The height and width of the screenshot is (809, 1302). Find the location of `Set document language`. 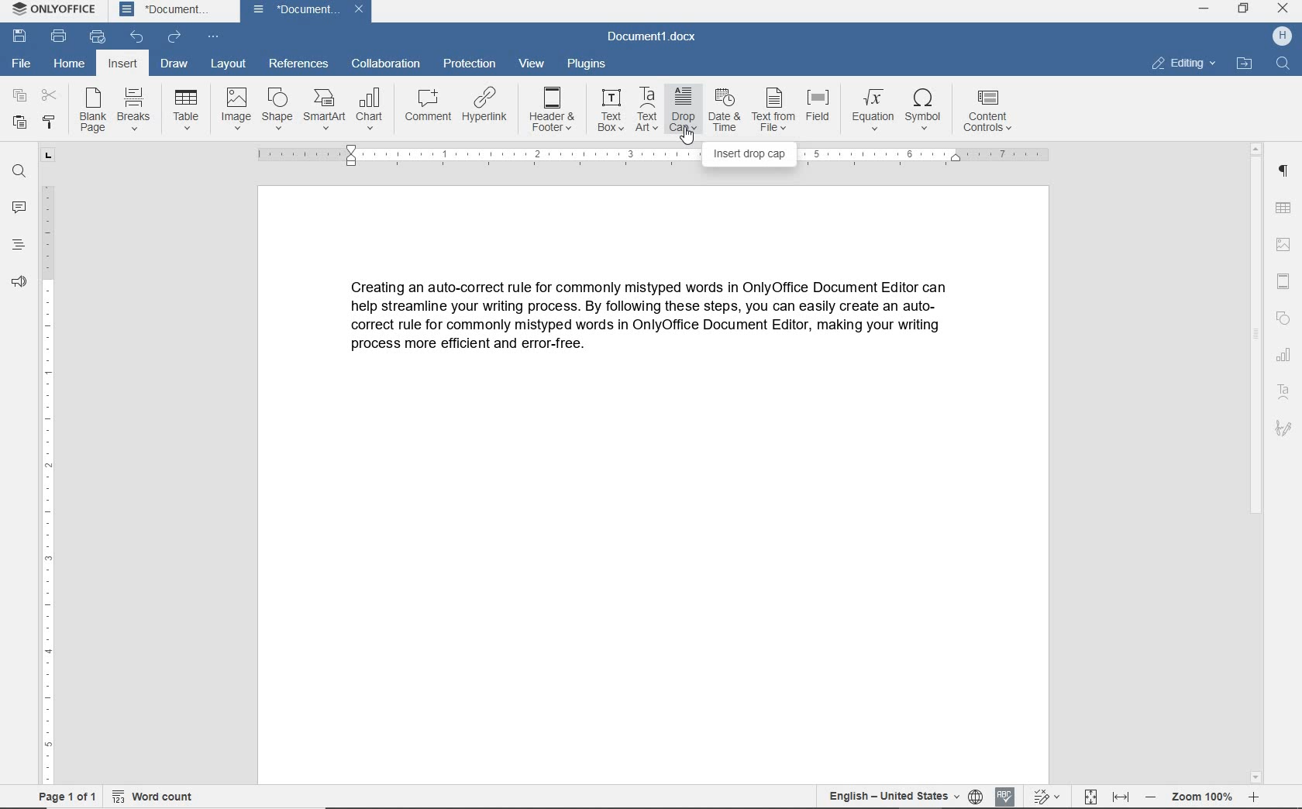

Set document language is located at coordinates (977, 794).